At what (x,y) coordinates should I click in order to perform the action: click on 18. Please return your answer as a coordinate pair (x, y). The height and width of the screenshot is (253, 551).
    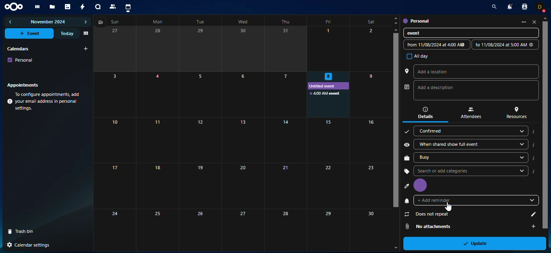
    Looking at the image, I should click on (156, 186).